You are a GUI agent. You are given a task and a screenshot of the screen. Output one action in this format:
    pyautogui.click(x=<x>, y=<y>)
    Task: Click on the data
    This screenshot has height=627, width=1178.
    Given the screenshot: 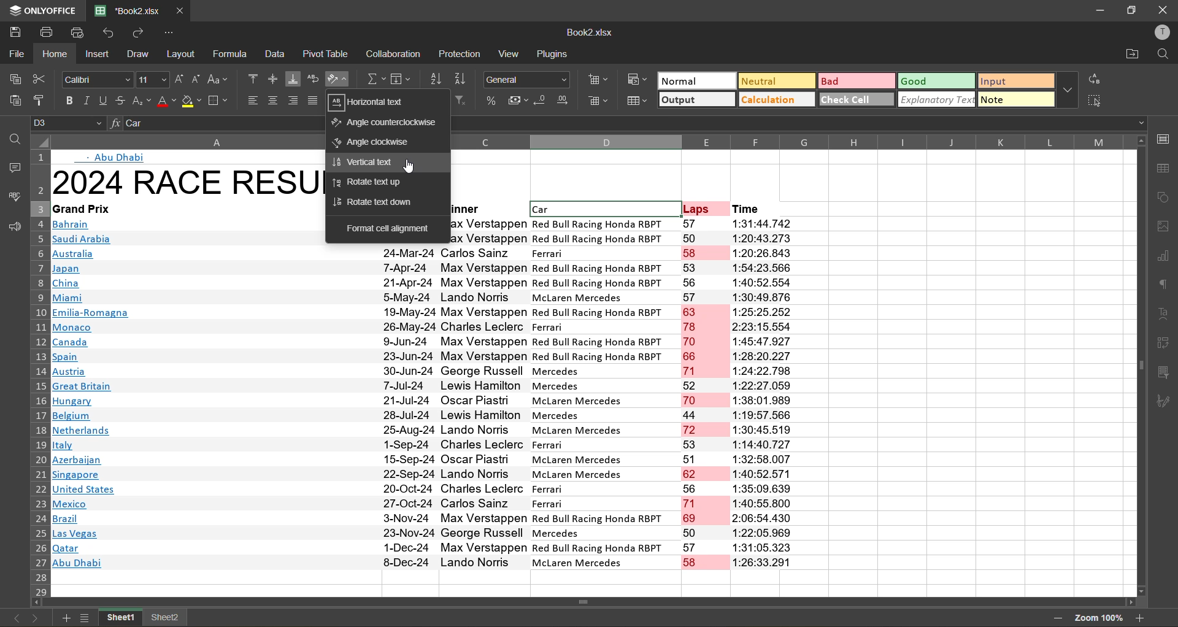 What is the action you would take?
    pyautogui.click(x=277, y=55)
    